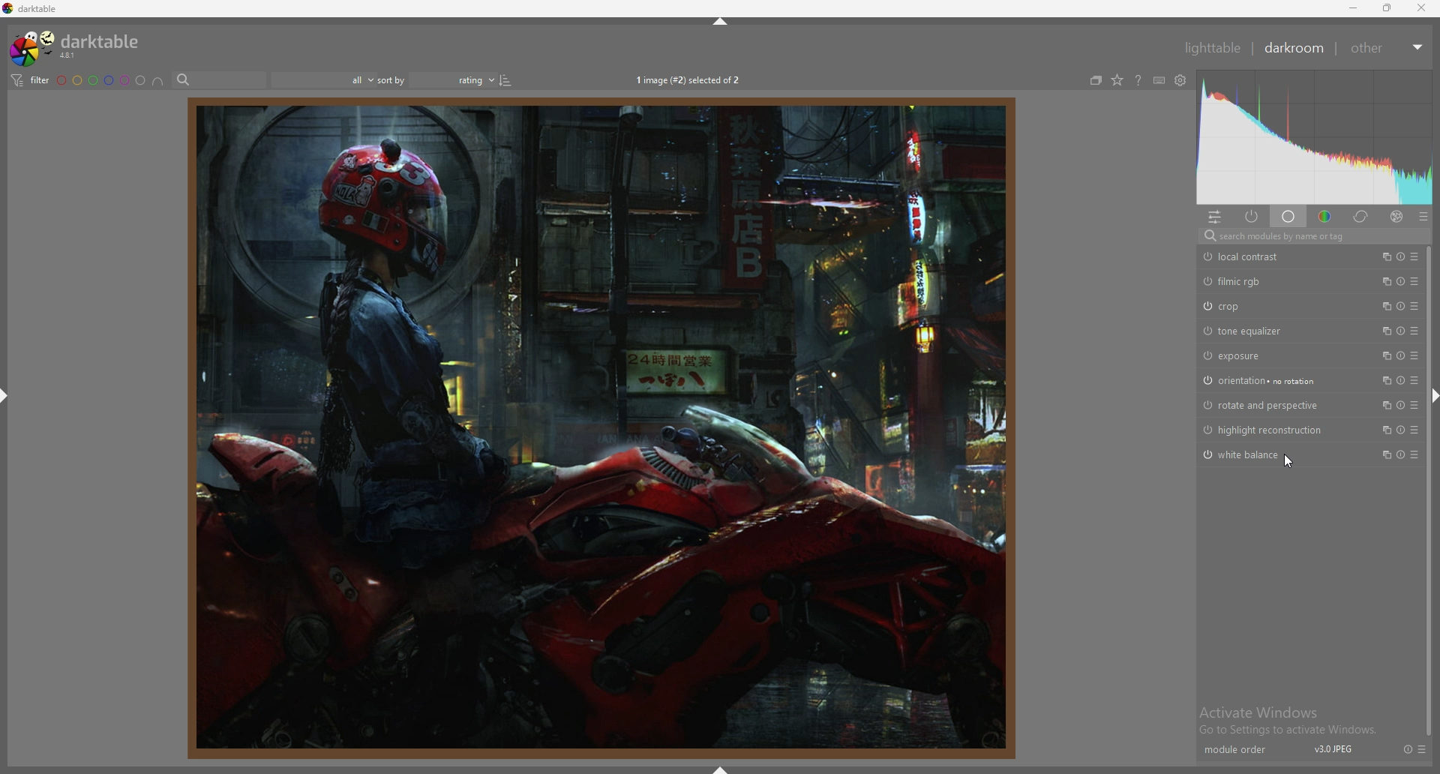 Image resolution: width=1440 pixels, height=774 pixels. What do you see at coordinates (219, 80) in the screenshot?
I see `search bar` at bounding box center [219, 80].